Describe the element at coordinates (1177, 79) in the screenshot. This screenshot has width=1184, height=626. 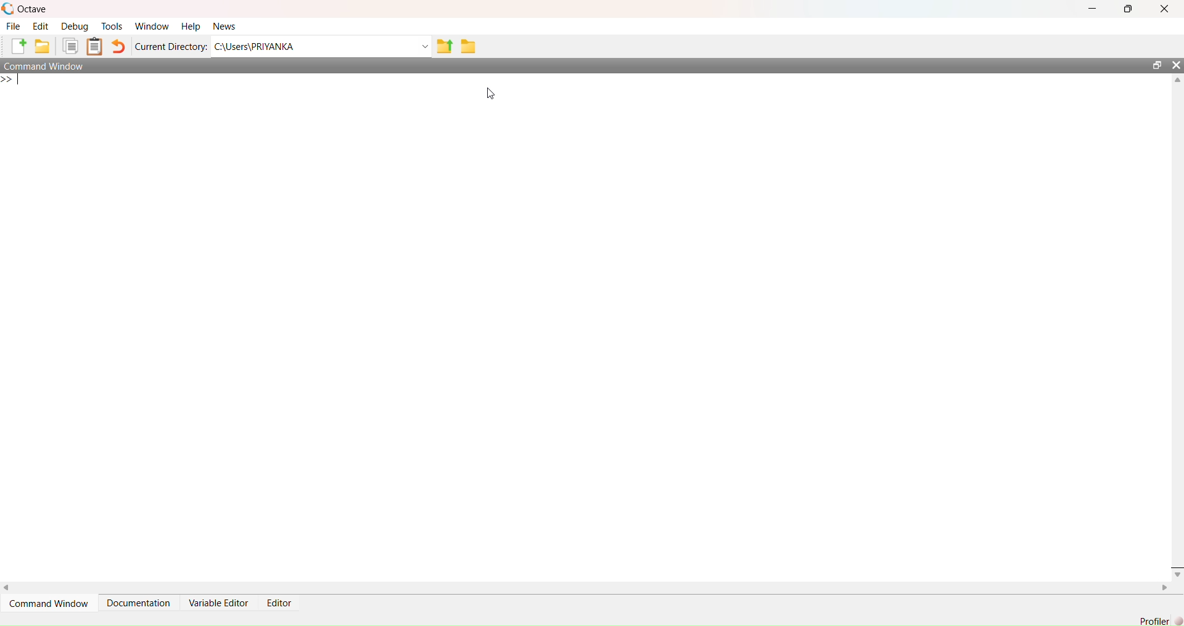
I see `Up` at that location.